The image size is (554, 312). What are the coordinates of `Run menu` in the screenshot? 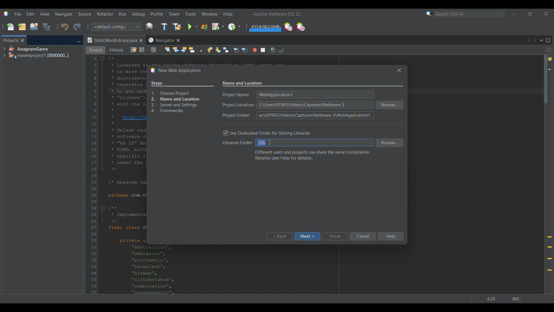 It's located at (122, 14).